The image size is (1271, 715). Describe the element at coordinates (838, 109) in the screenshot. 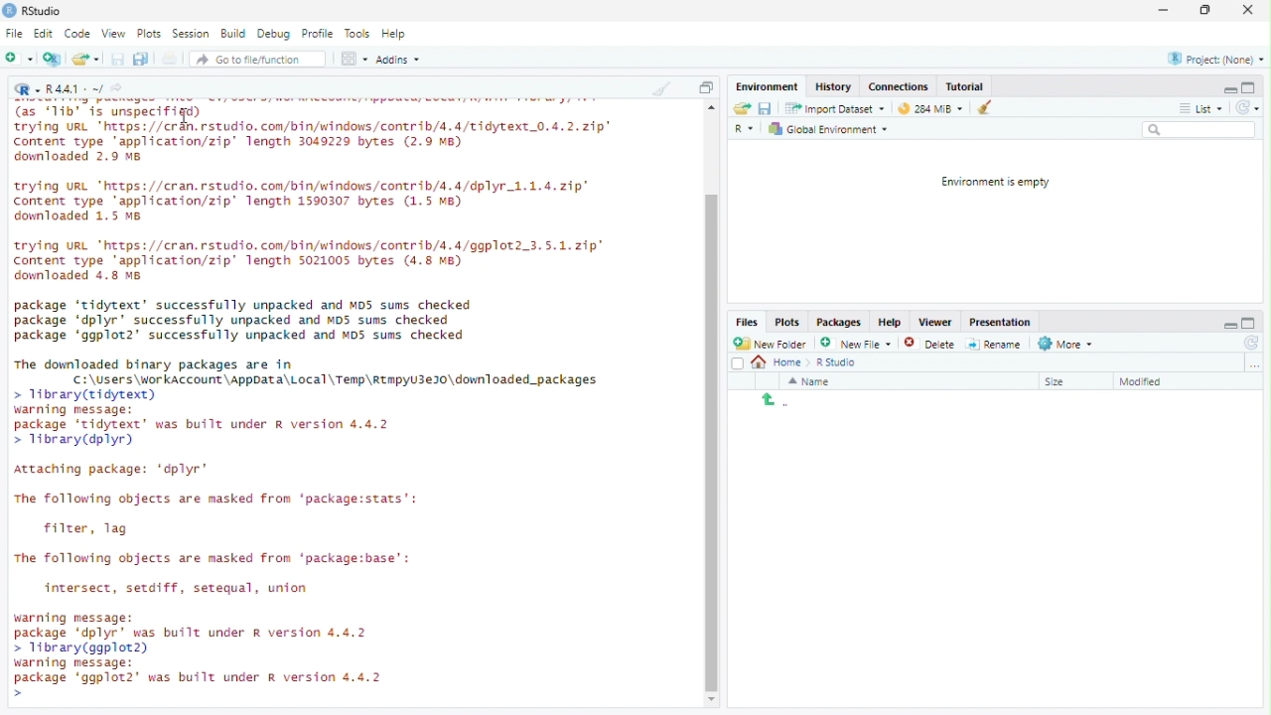

I see `Import Dataset` at that location.